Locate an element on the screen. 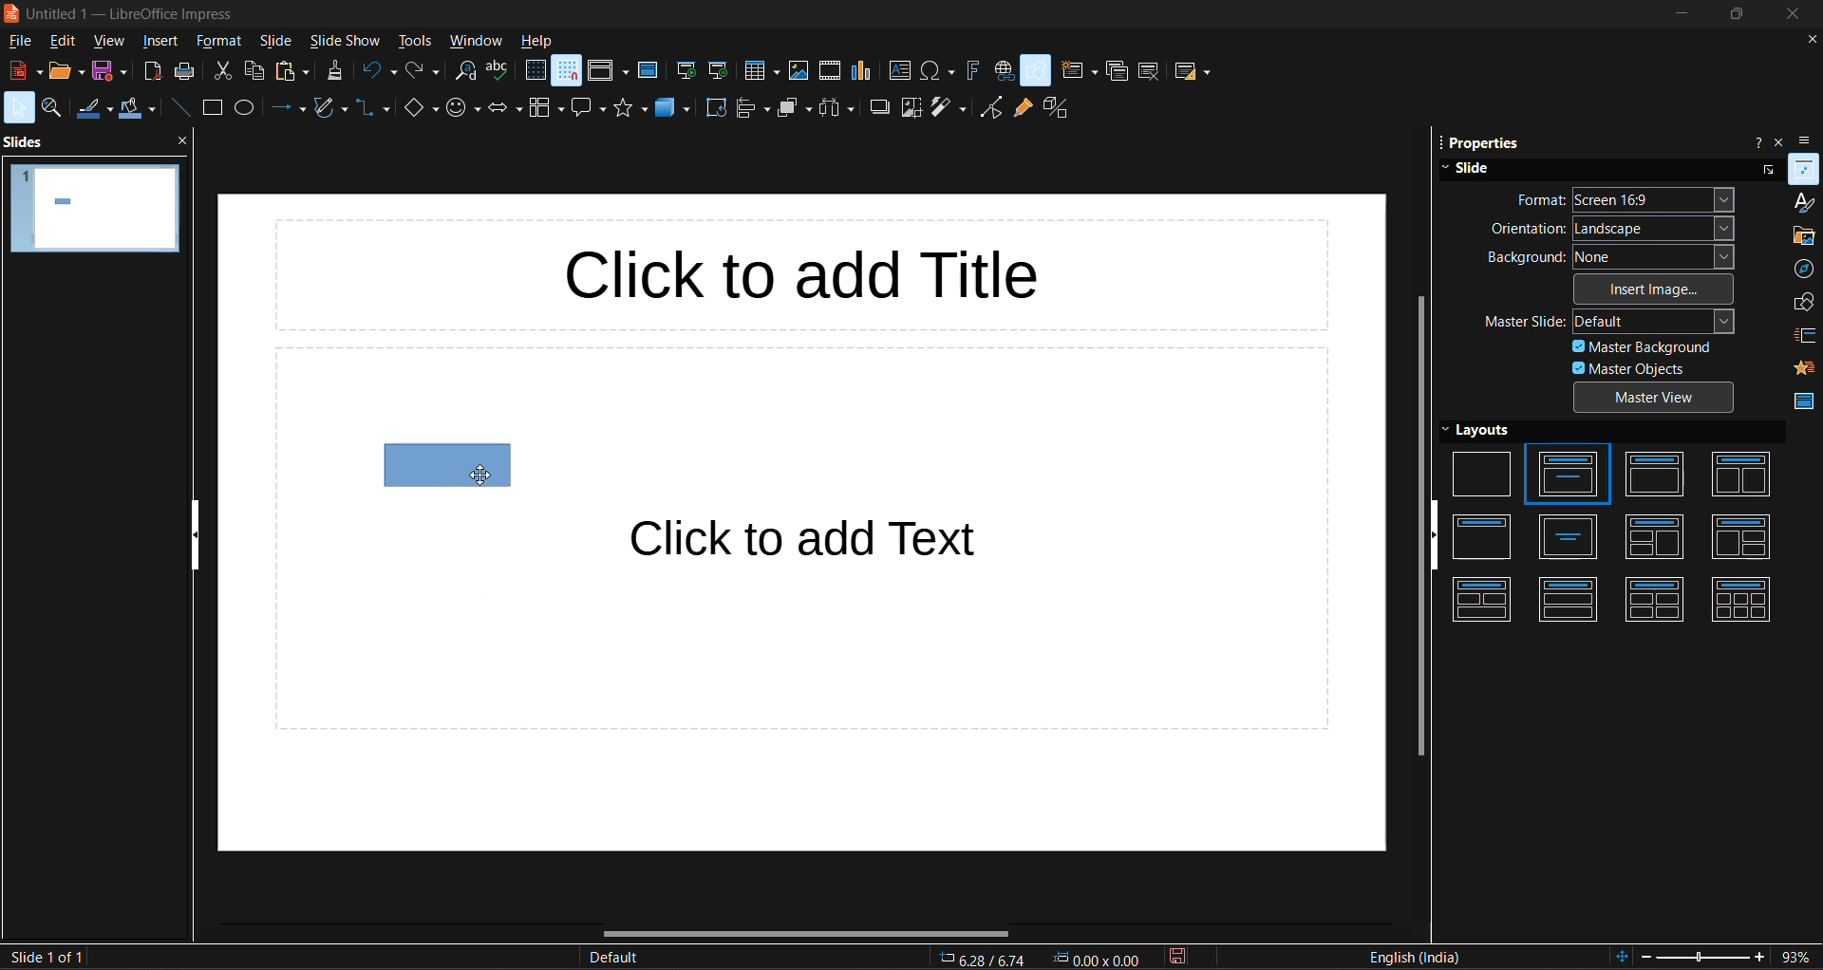 Image resolution: width=1823 pixels, height=970 pixels. slide transition is located at coordinates (1805, 336).